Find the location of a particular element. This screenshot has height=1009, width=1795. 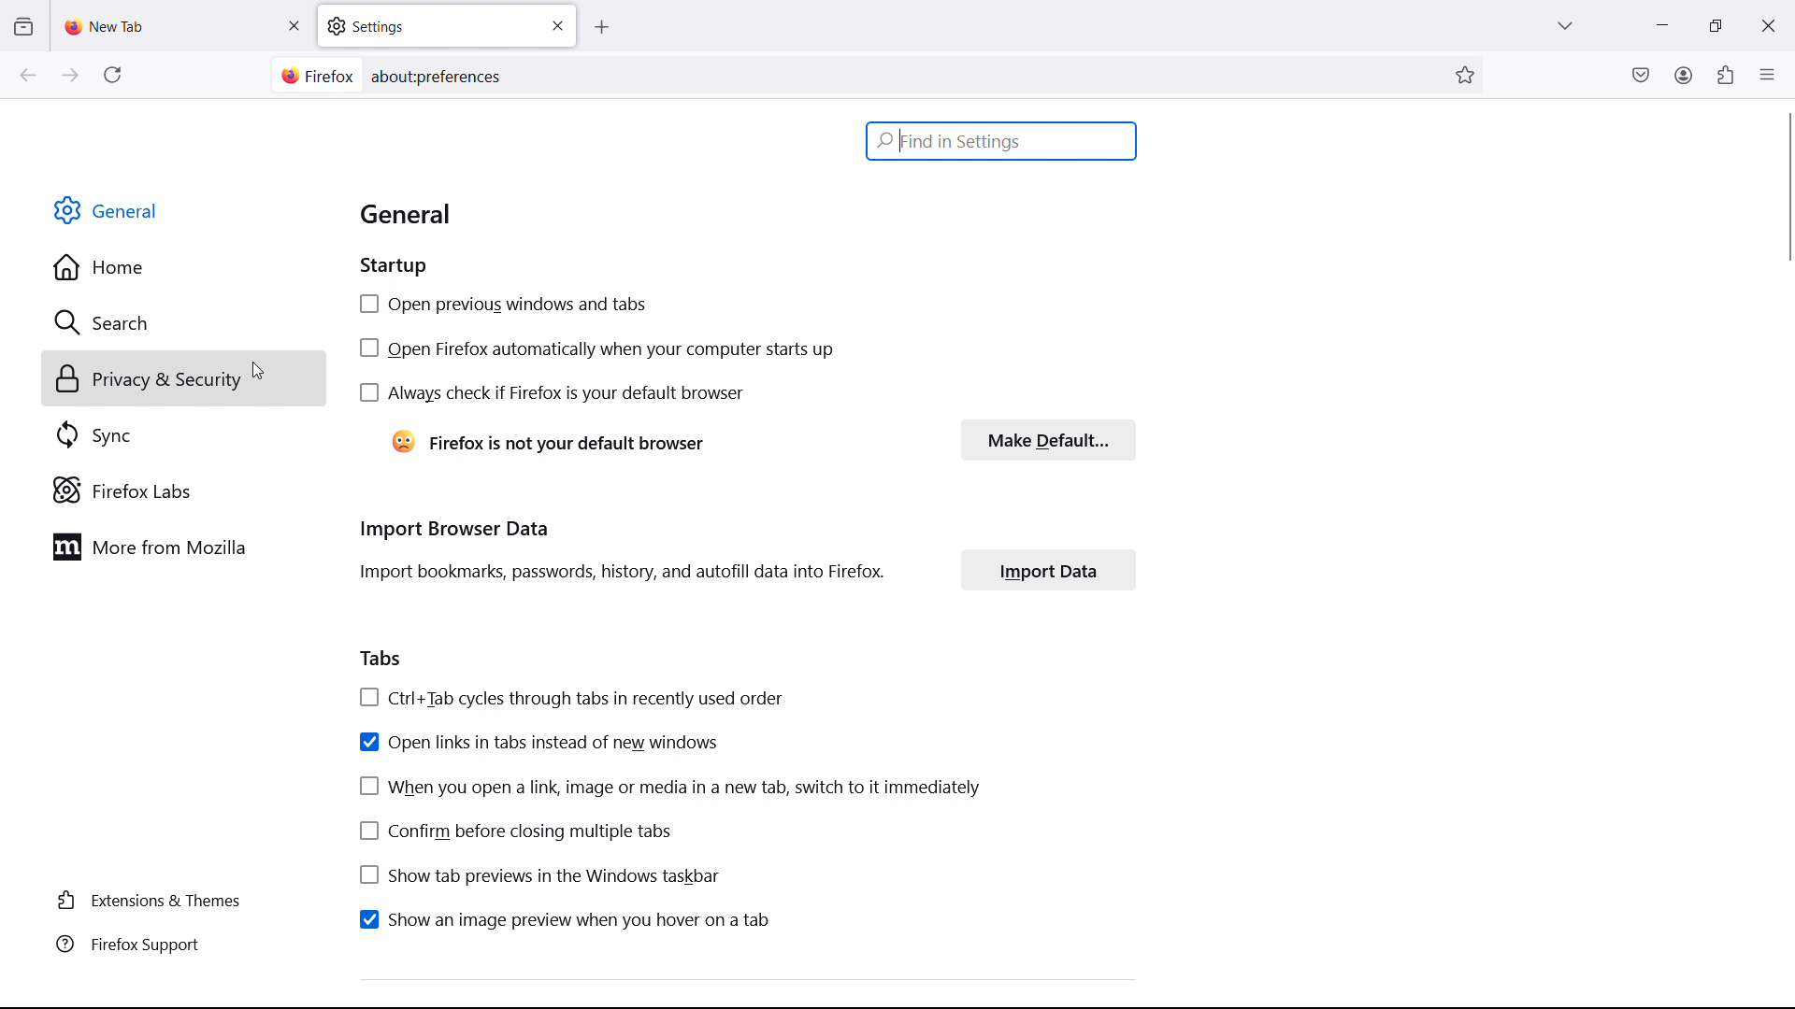

extensions & themes is located at coordinates (153, 901).